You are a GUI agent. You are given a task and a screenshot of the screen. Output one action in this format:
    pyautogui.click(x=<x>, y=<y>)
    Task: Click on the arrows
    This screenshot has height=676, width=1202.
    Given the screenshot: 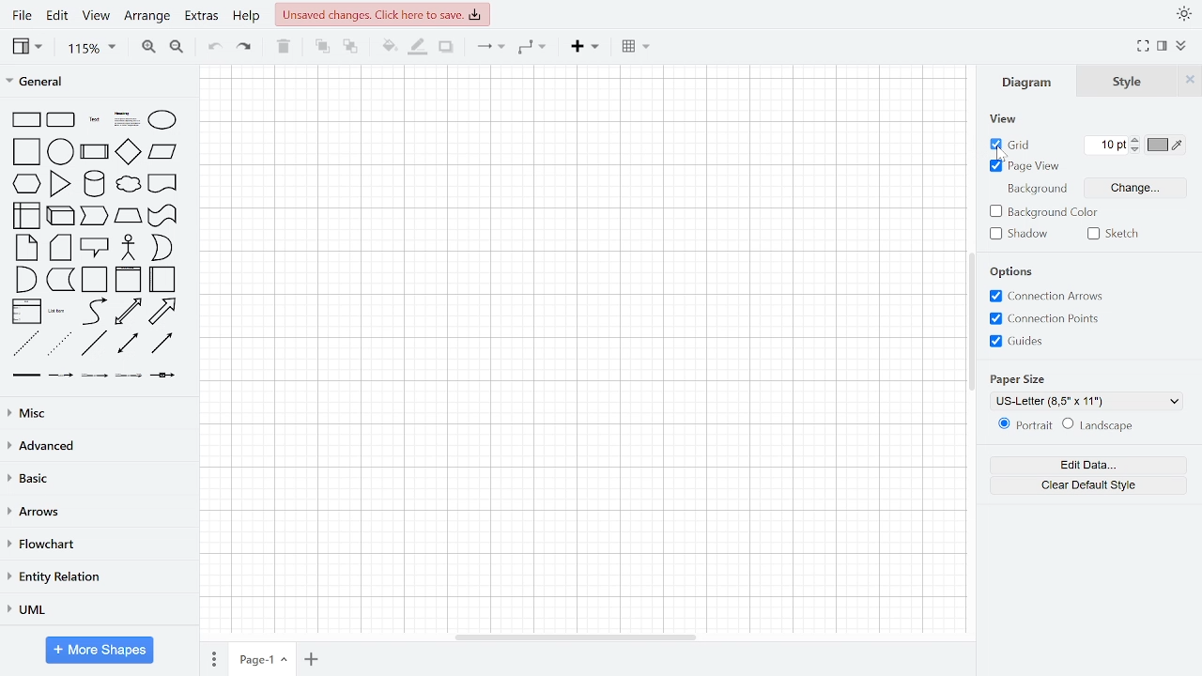 What is the action you would take?
    pyautogui.click(x=96, y=512)
    